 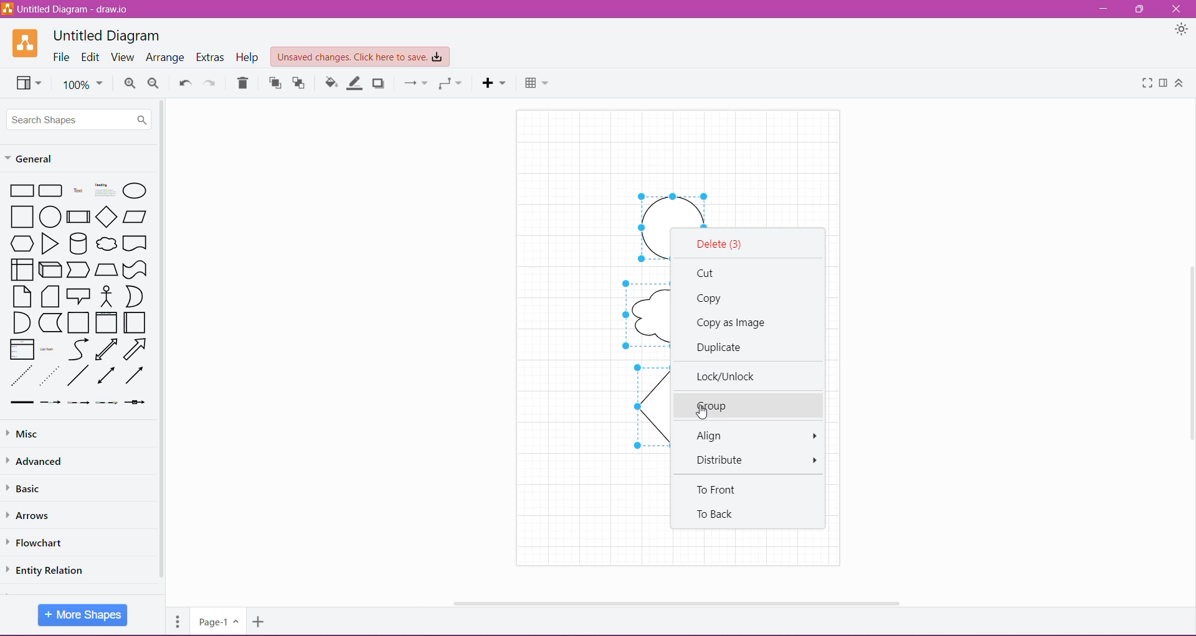 What do you see at coordinates (79, 294) in the screenshot?
I see `Available shapes in General` at bounding box center [79, 294].